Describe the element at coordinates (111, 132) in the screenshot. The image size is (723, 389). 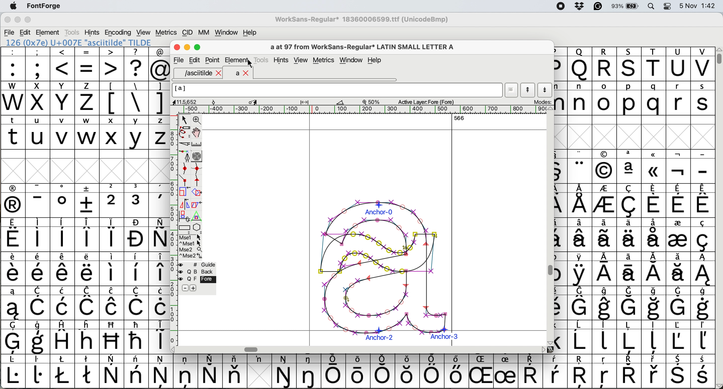
I see `x` at that location.